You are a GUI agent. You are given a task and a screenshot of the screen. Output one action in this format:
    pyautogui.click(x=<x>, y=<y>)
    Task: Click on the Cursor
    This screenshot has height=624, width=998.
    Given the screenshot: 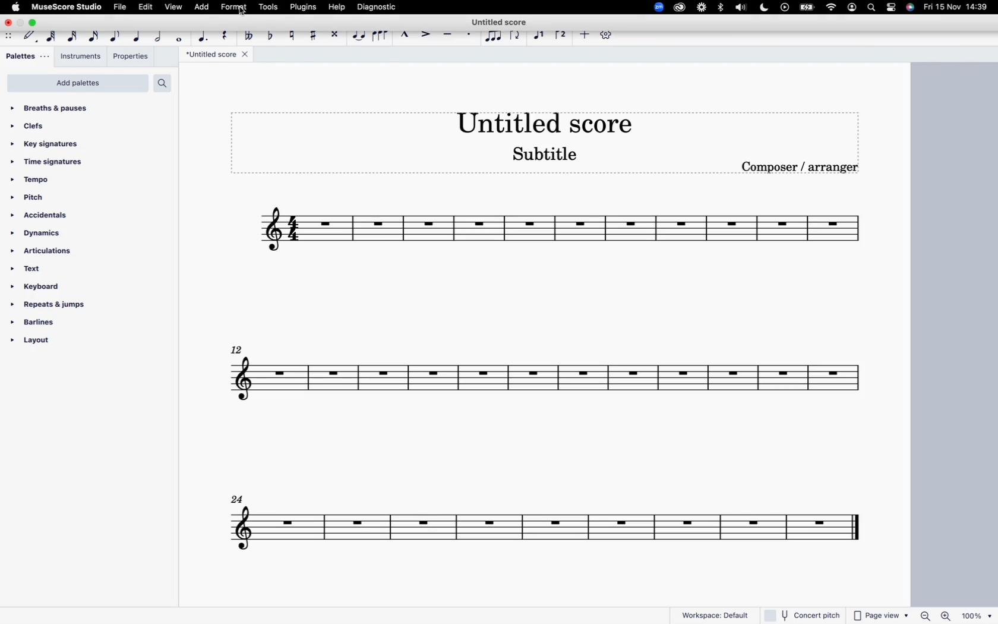 What is the action you would take?
    pyautogui.click(x=242, y=13)
    